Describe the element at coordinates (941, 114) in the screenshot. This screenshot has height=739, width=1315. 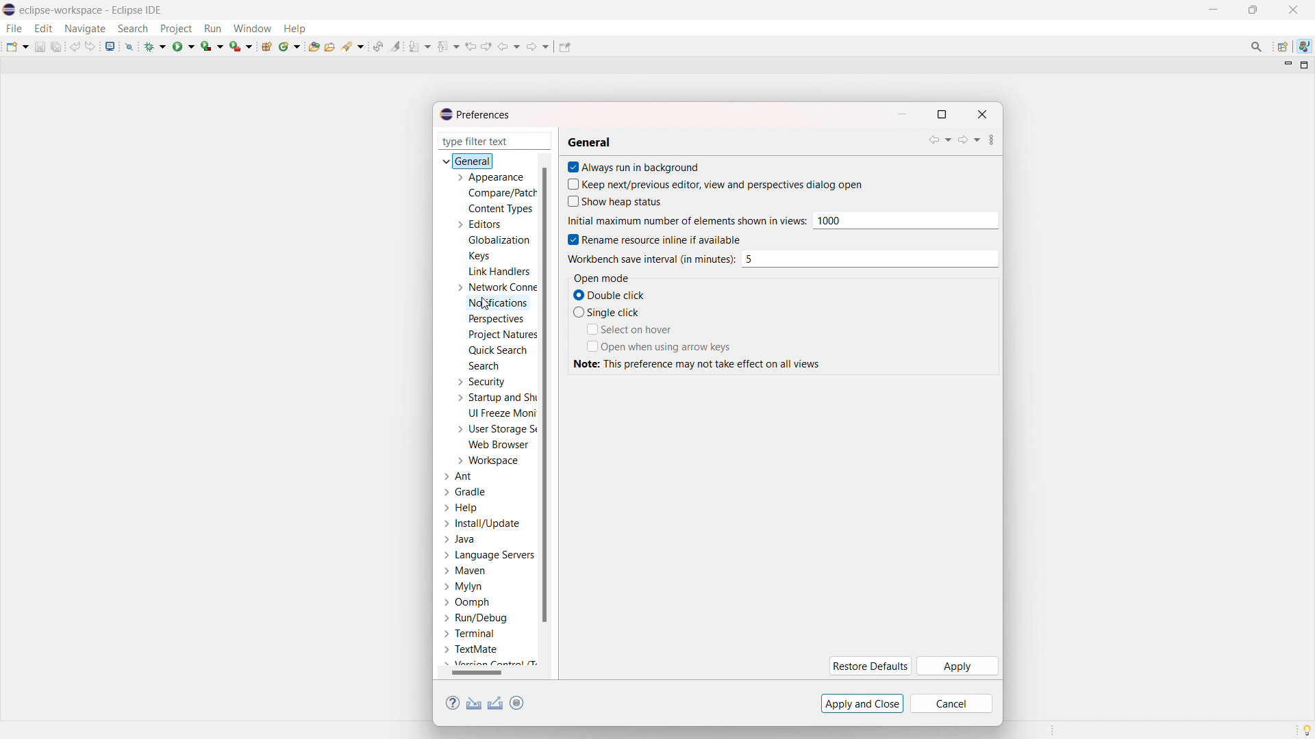
I see `maximize dialogbox` at that location.